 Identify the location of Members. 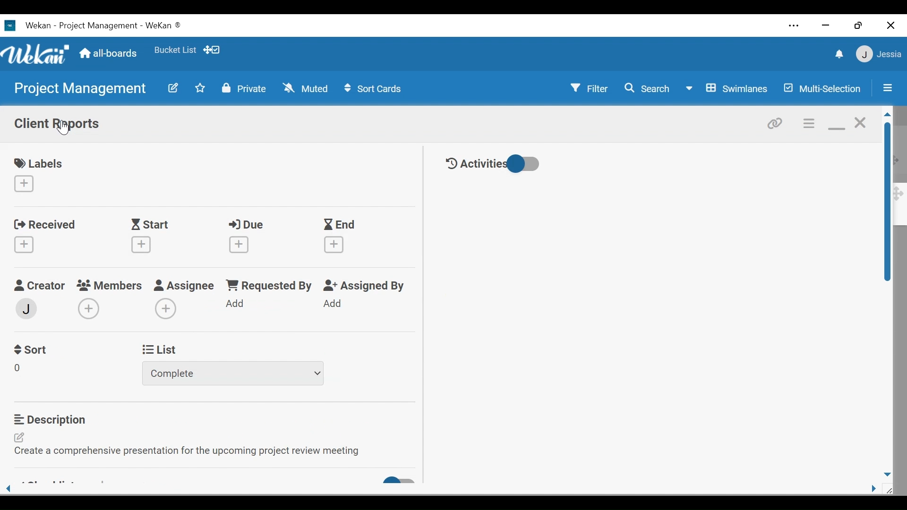
(110, 284).